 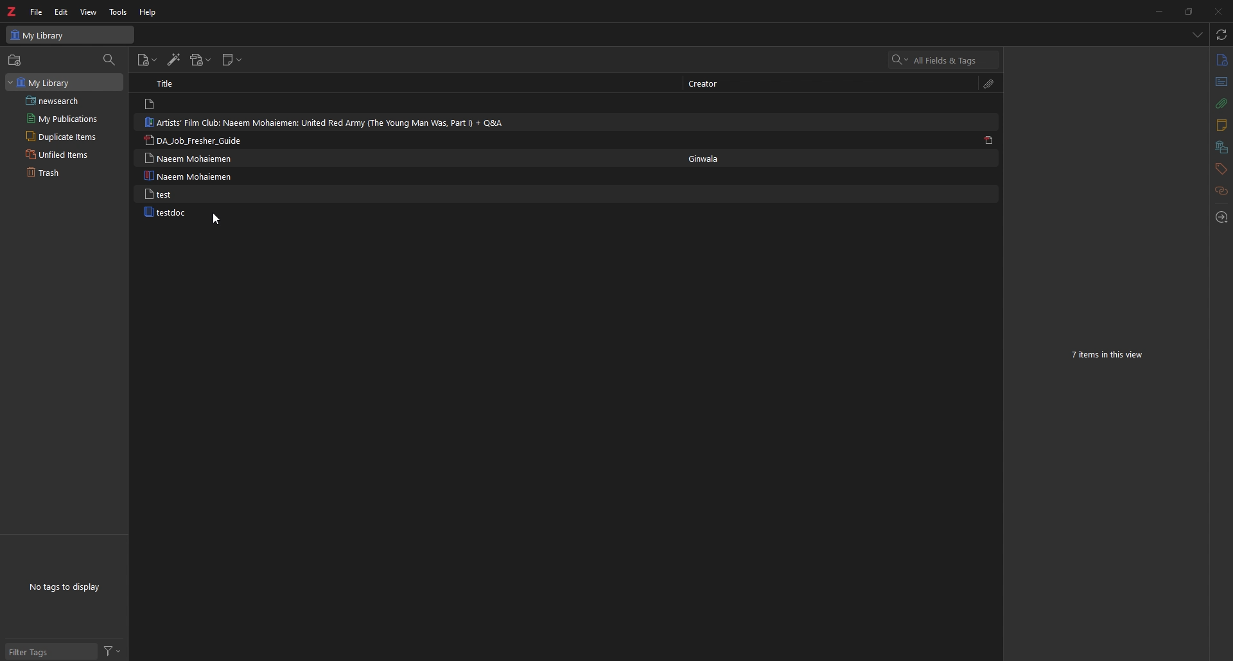 What do you see at coordinates (232, 60) in the screenshot?
I see `new note` at bounding box center [232, 60].